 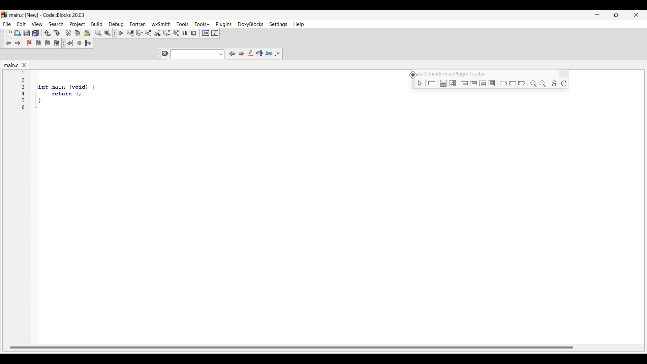 I want to click on Redo, so click(x=57, y=33).